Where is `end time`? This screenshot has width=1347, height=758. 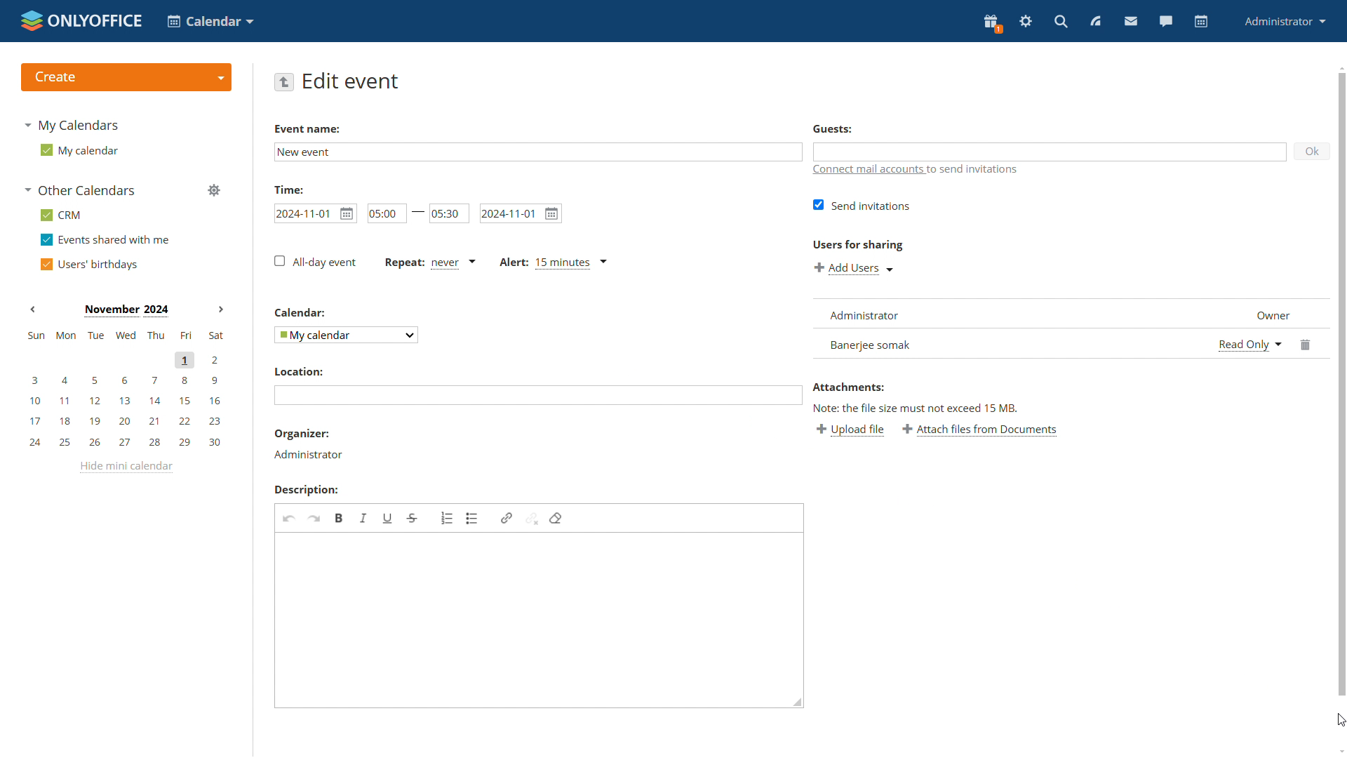
end time is located at coordinates (450, 213).